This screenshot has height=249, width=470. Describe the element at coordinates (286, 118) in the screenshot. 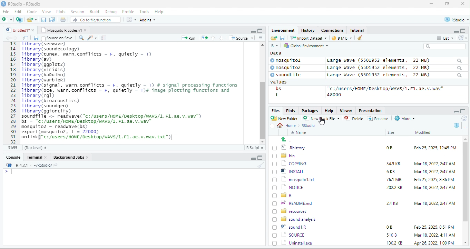

I see `New Folder` at that location.